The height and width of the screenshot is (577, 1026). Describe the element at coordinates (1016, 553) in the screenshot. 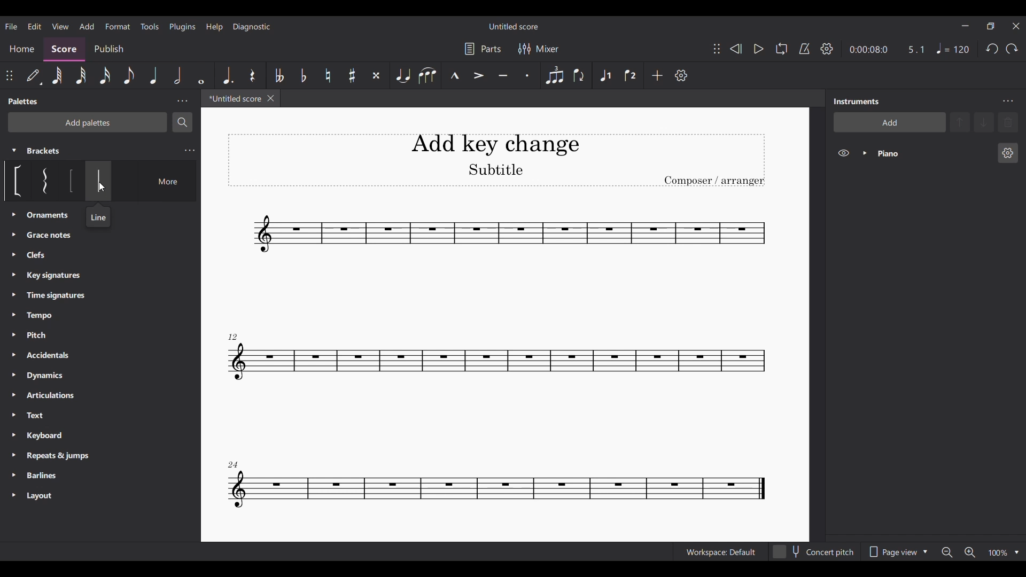

I see `Zoom options` at that location.